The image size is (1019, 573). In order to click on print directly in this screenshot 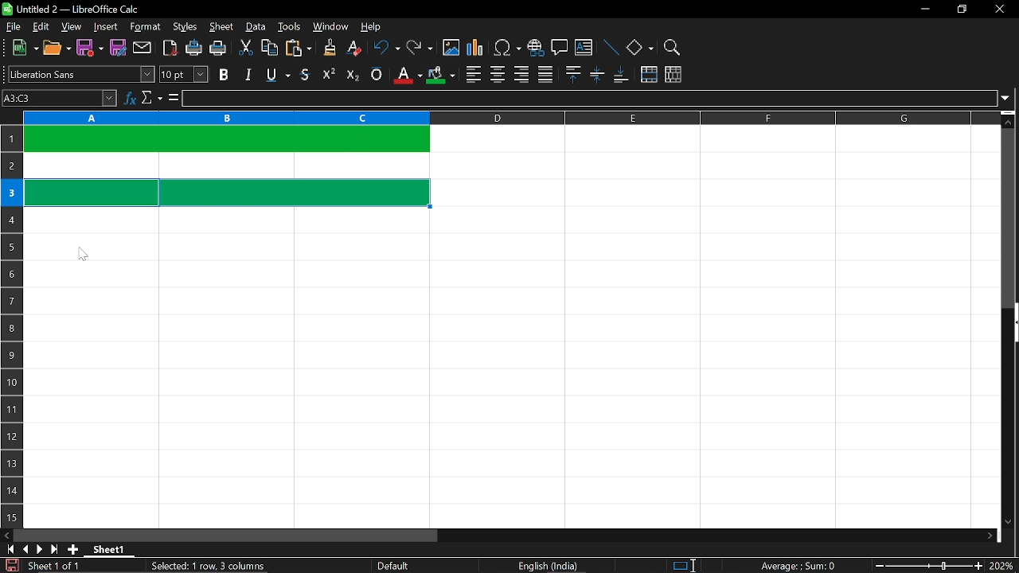, I will do `click(193, 49)`.